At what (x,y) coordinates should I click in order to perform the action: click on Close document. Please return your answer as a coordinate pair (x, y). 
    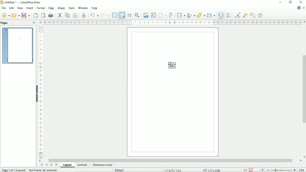
    Looking at the image, I should click on (304, 8).